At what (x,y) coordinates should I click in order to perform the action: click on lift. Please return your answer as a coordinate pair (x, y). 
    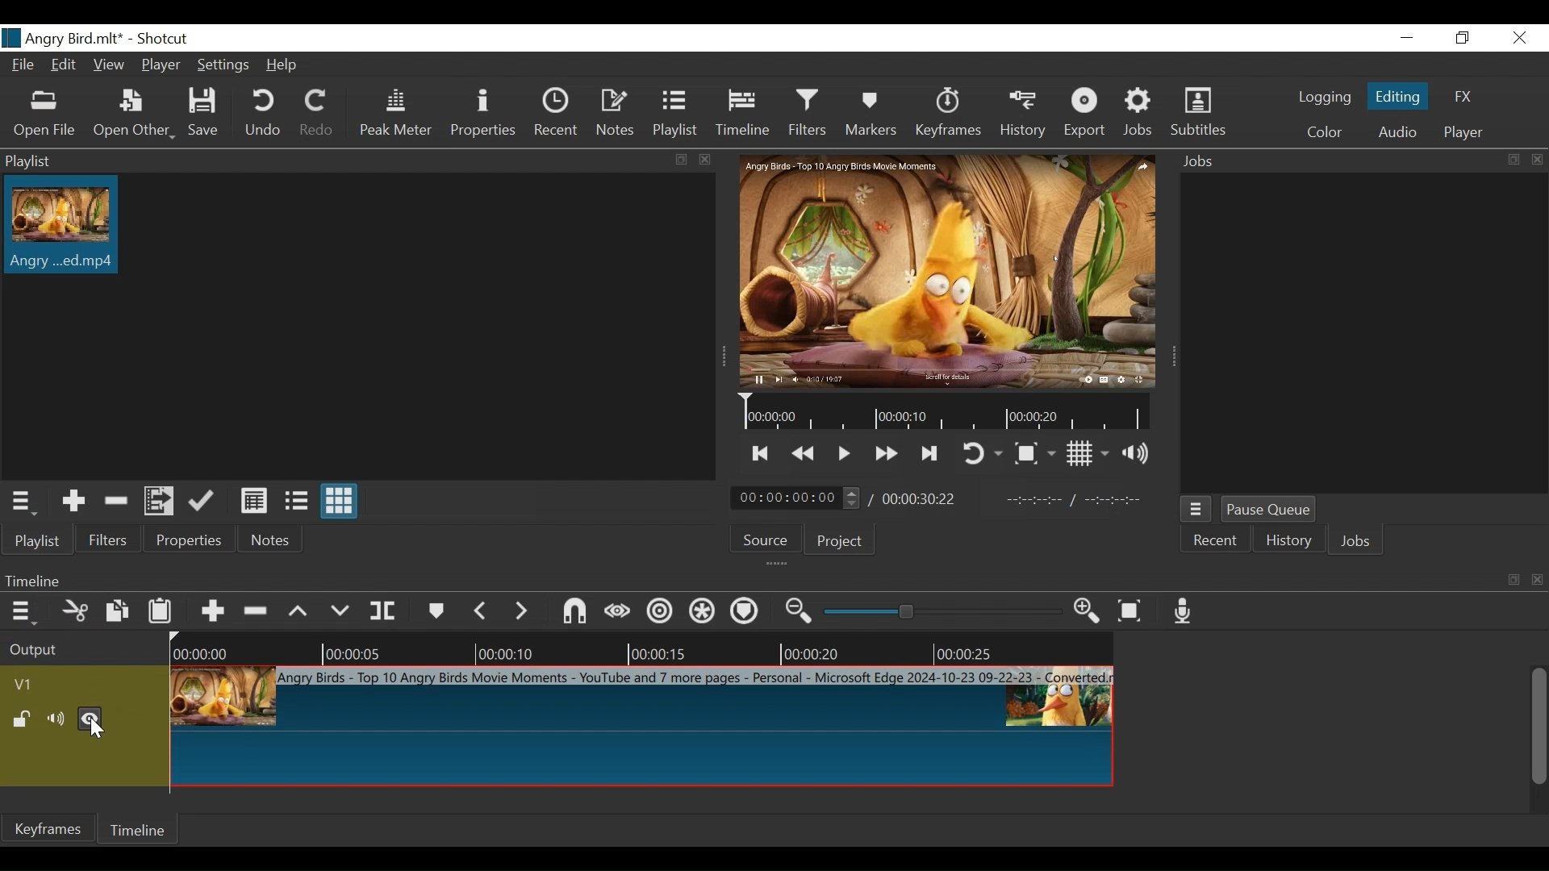
    Looking at the image, I should click on (299, 612).